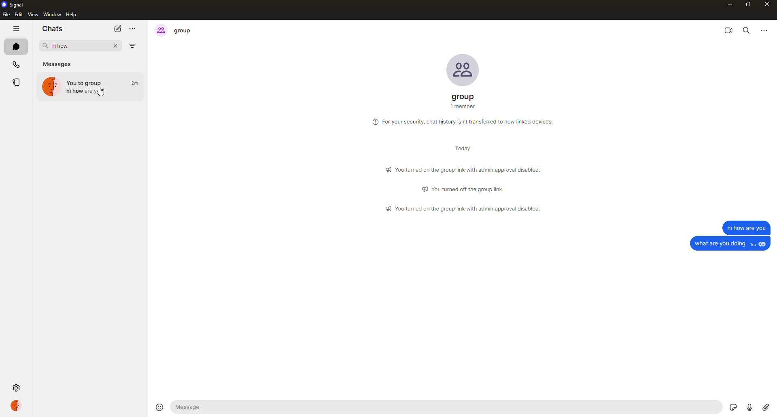  Describe the element at coordinates (193, 407) in the screenshot. I see `message` at that location.